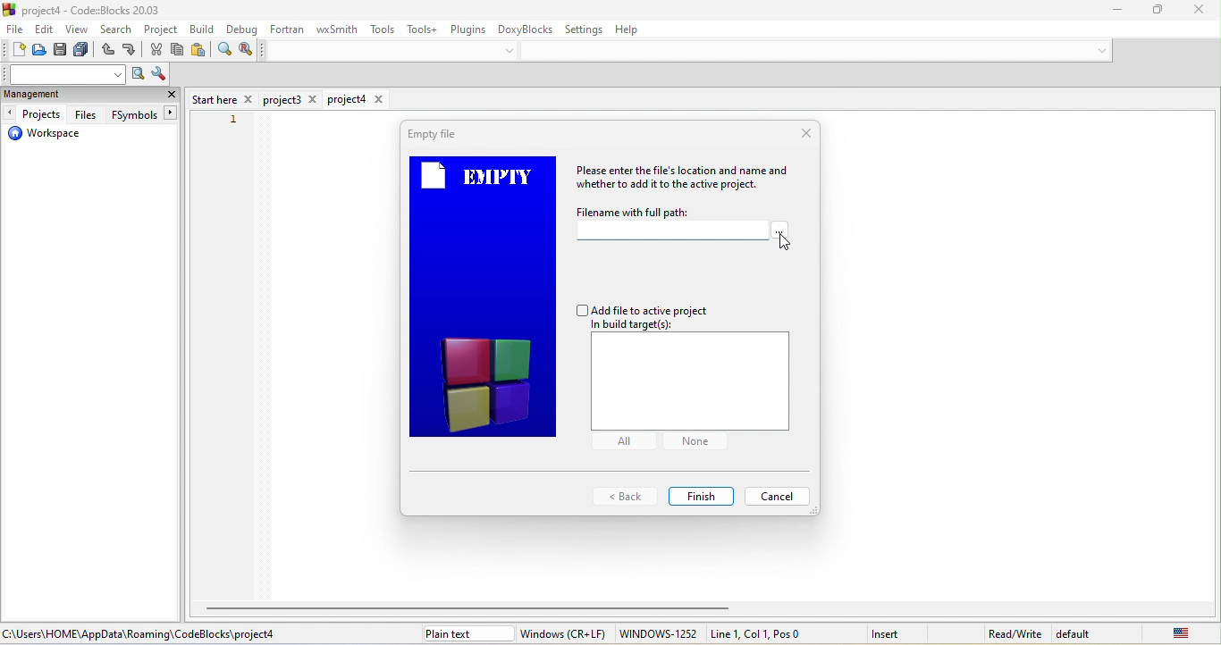 The image size is (1221, 645). What do you see at coordinates (138, 75) in the screenshot?
I see `run search` at bounding box center [138, 75].